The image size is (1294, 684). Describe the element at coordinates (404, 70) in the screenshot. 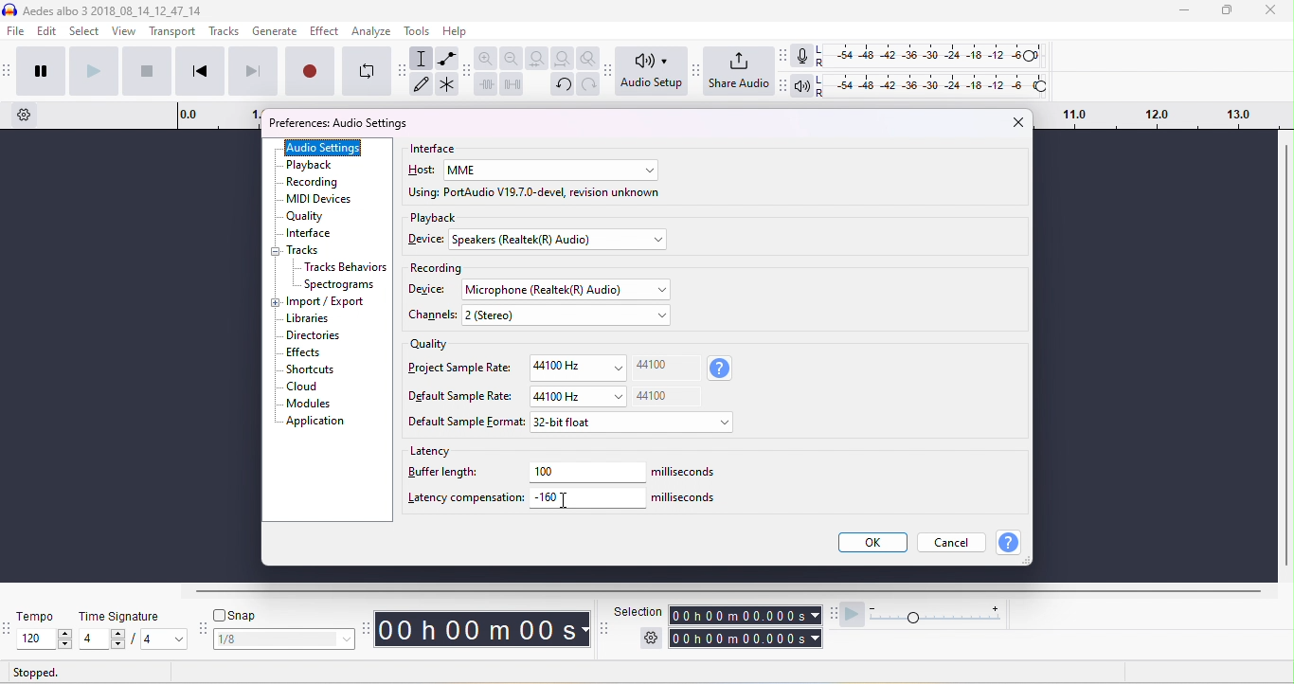

I see `audacity tools toolbar` at that location.